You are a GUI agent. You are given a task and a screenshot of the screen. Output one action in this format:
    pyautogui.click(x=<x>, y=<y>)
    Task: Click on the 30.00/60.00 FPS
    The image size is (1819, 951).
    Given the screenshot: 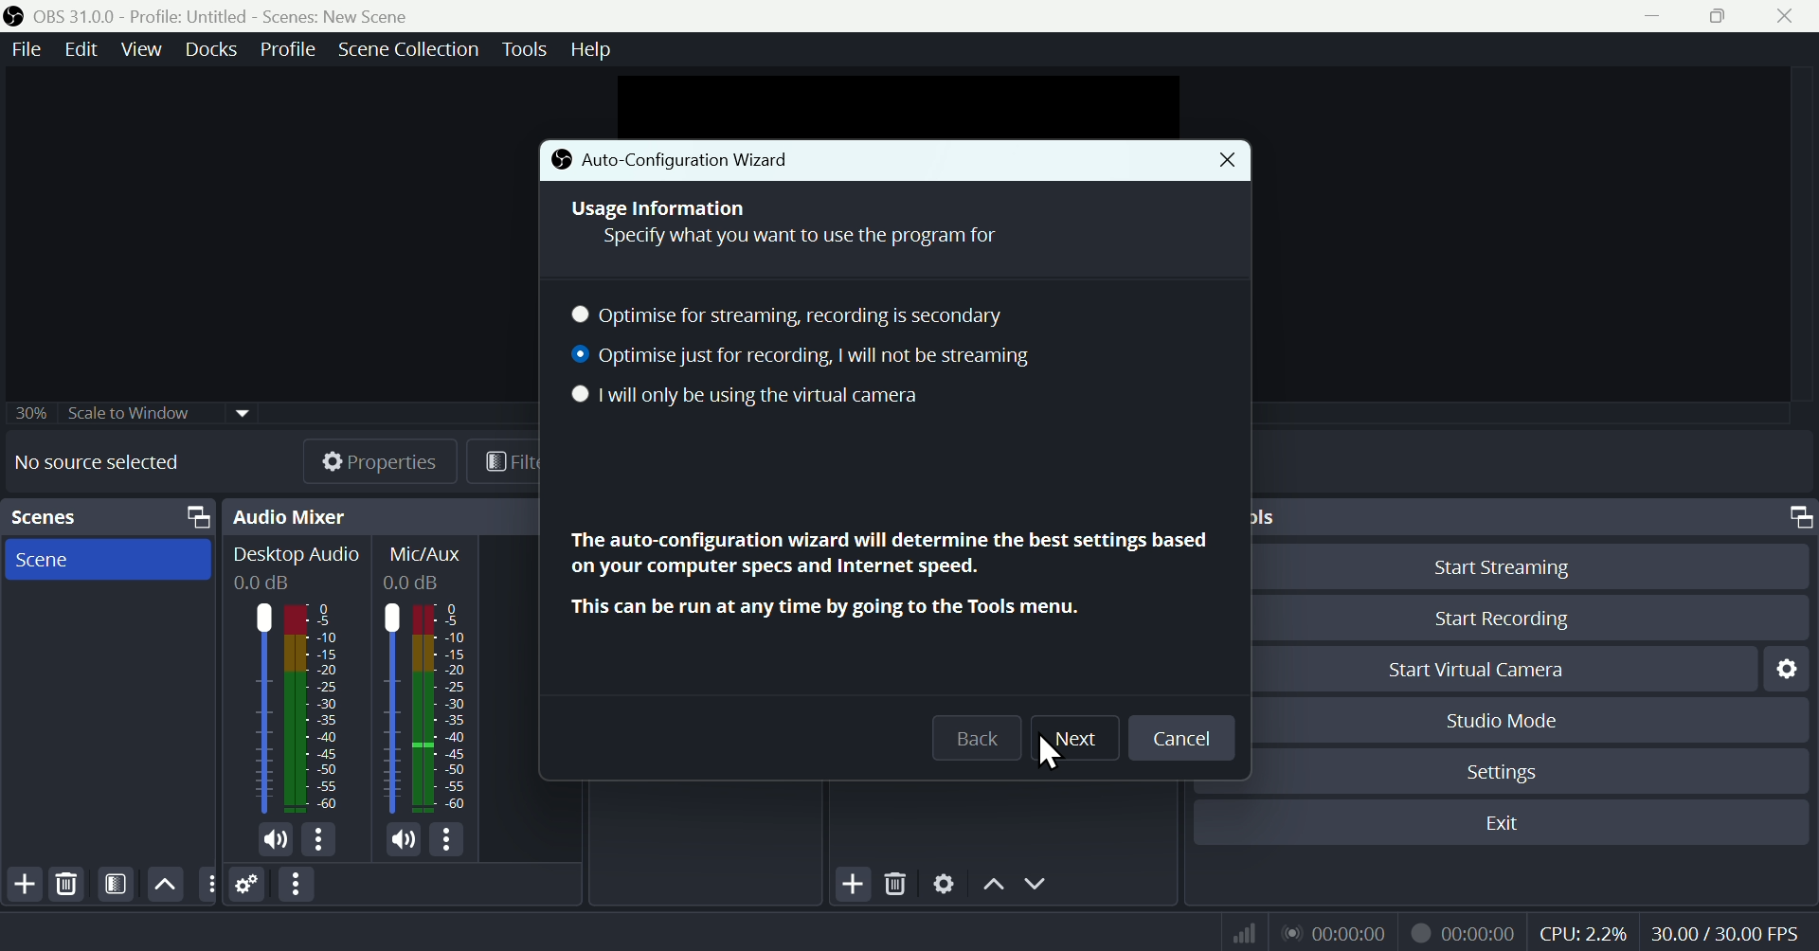 What is the action you would take?
    pyautogui.click(x=1730, y=928)
    